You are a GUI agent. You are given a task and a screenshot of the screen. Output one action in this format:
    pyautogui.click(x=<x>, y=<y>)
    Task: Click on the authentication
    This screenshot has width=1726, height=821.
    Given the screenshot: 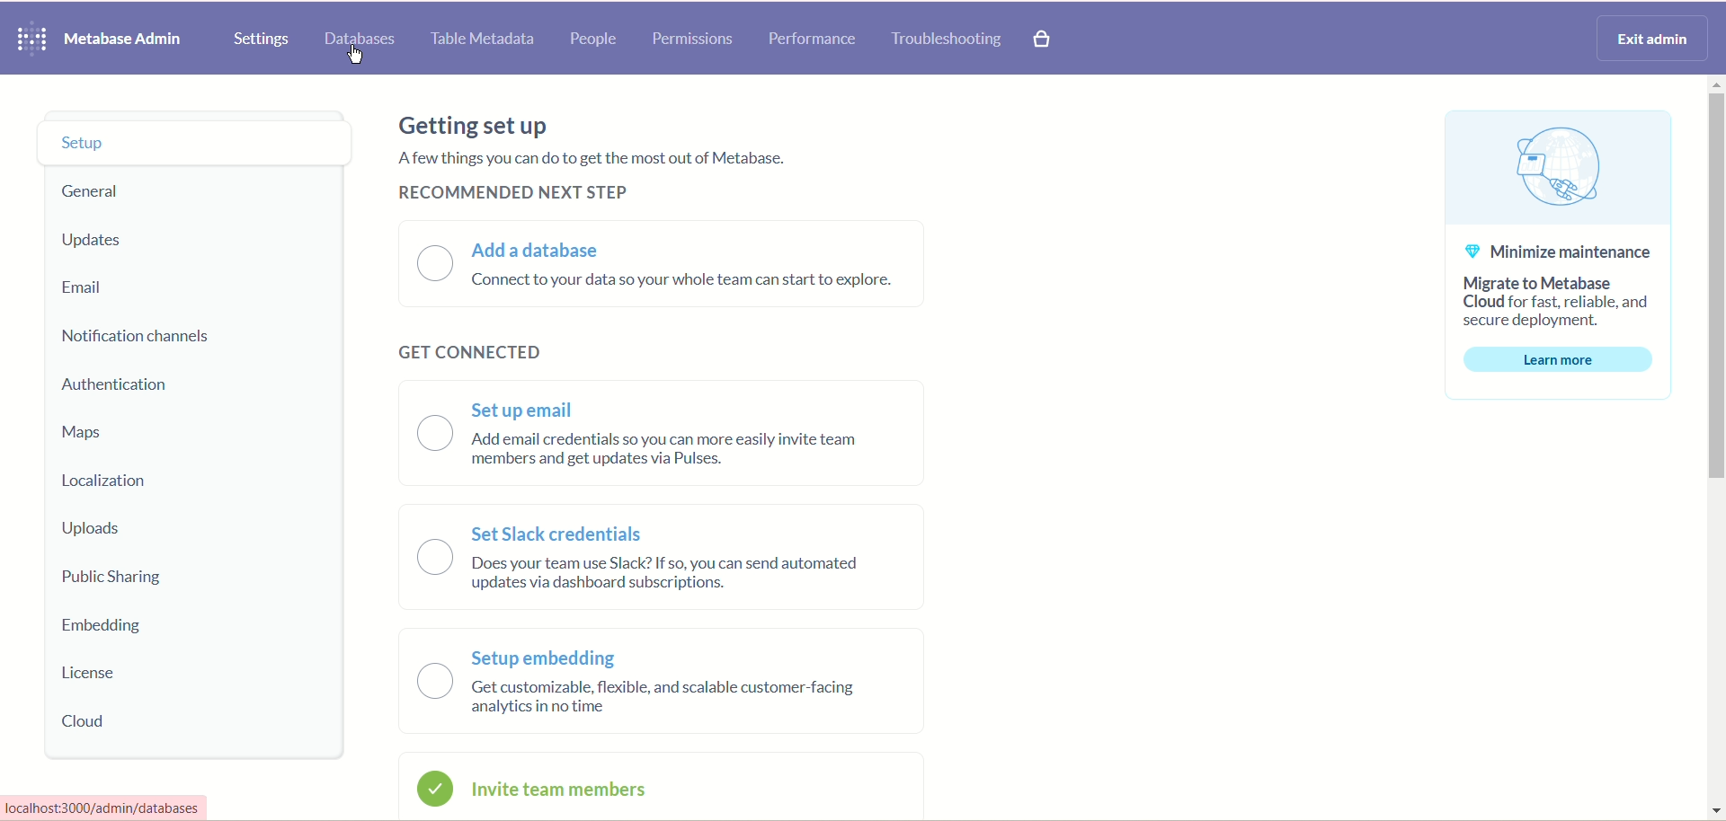 What is the action you would take?
    pyautogui.click(x=126, y=388)
    